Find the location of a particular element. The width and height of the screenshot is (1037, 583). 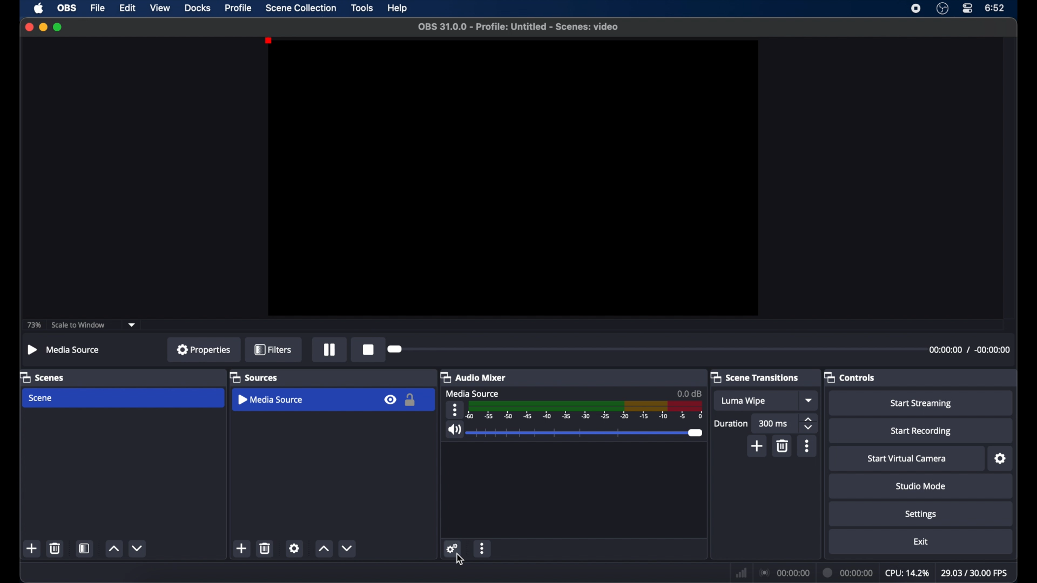

control center is located at coordinates (968, 8).